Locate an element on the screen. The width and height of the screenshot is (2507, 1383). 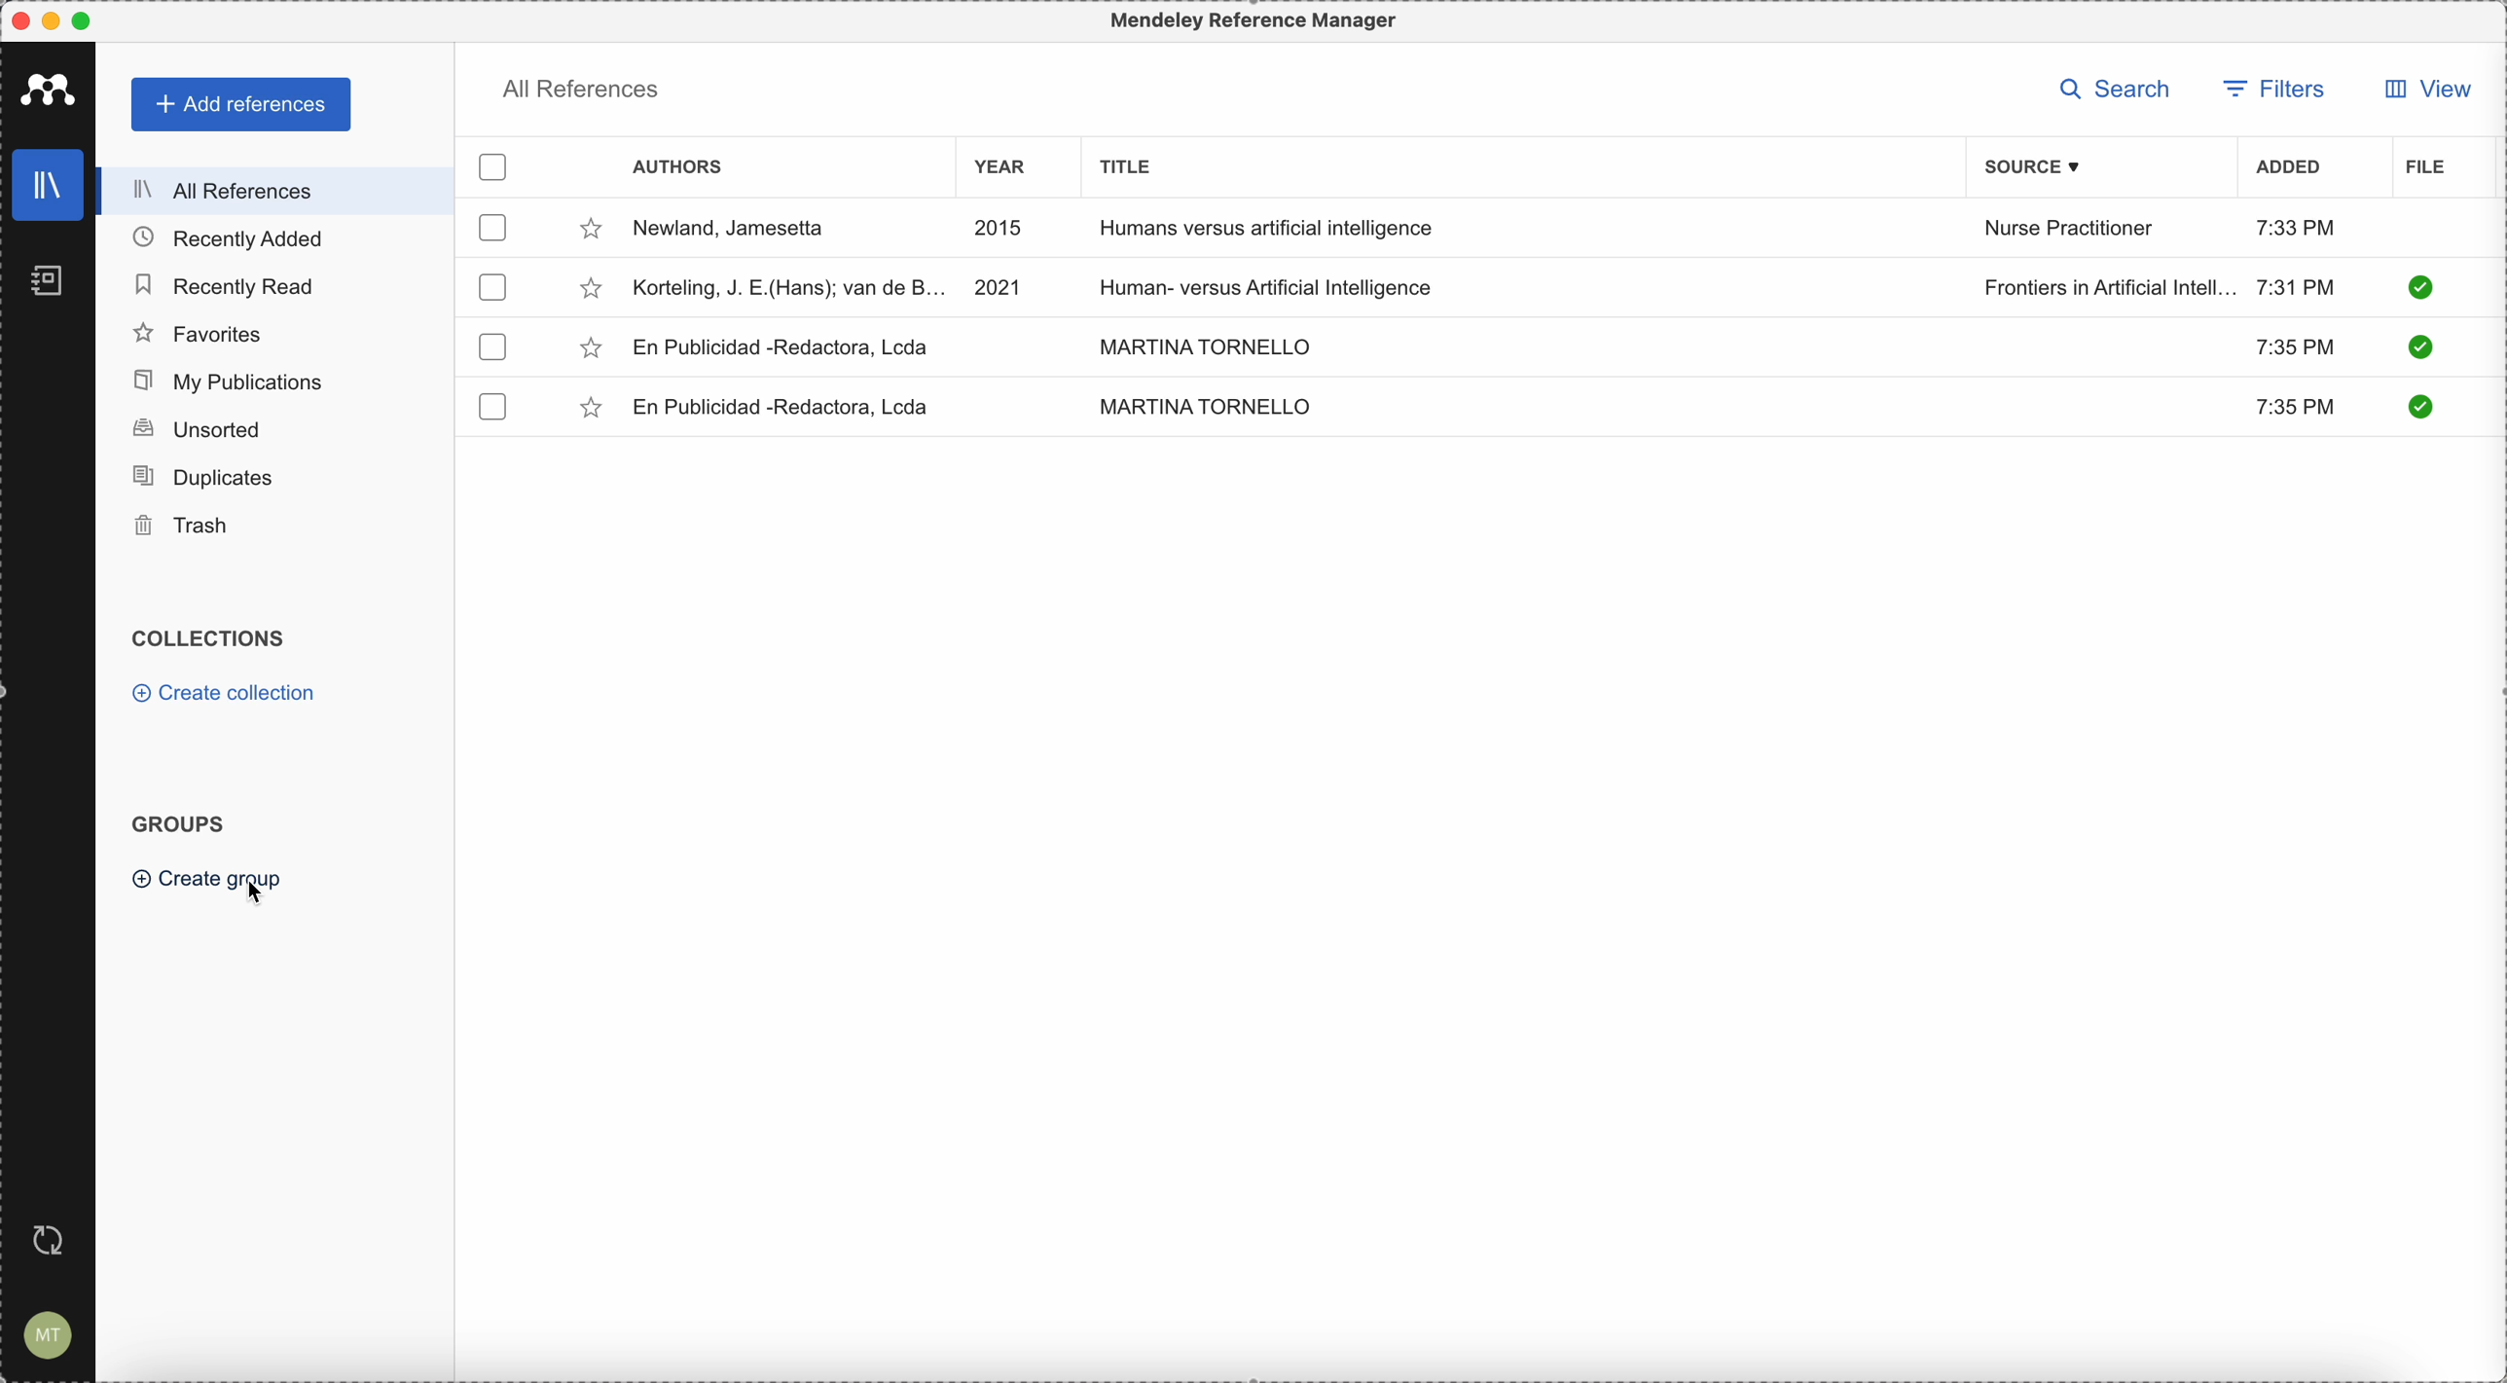
recently added is located at coordinates (244, 237).